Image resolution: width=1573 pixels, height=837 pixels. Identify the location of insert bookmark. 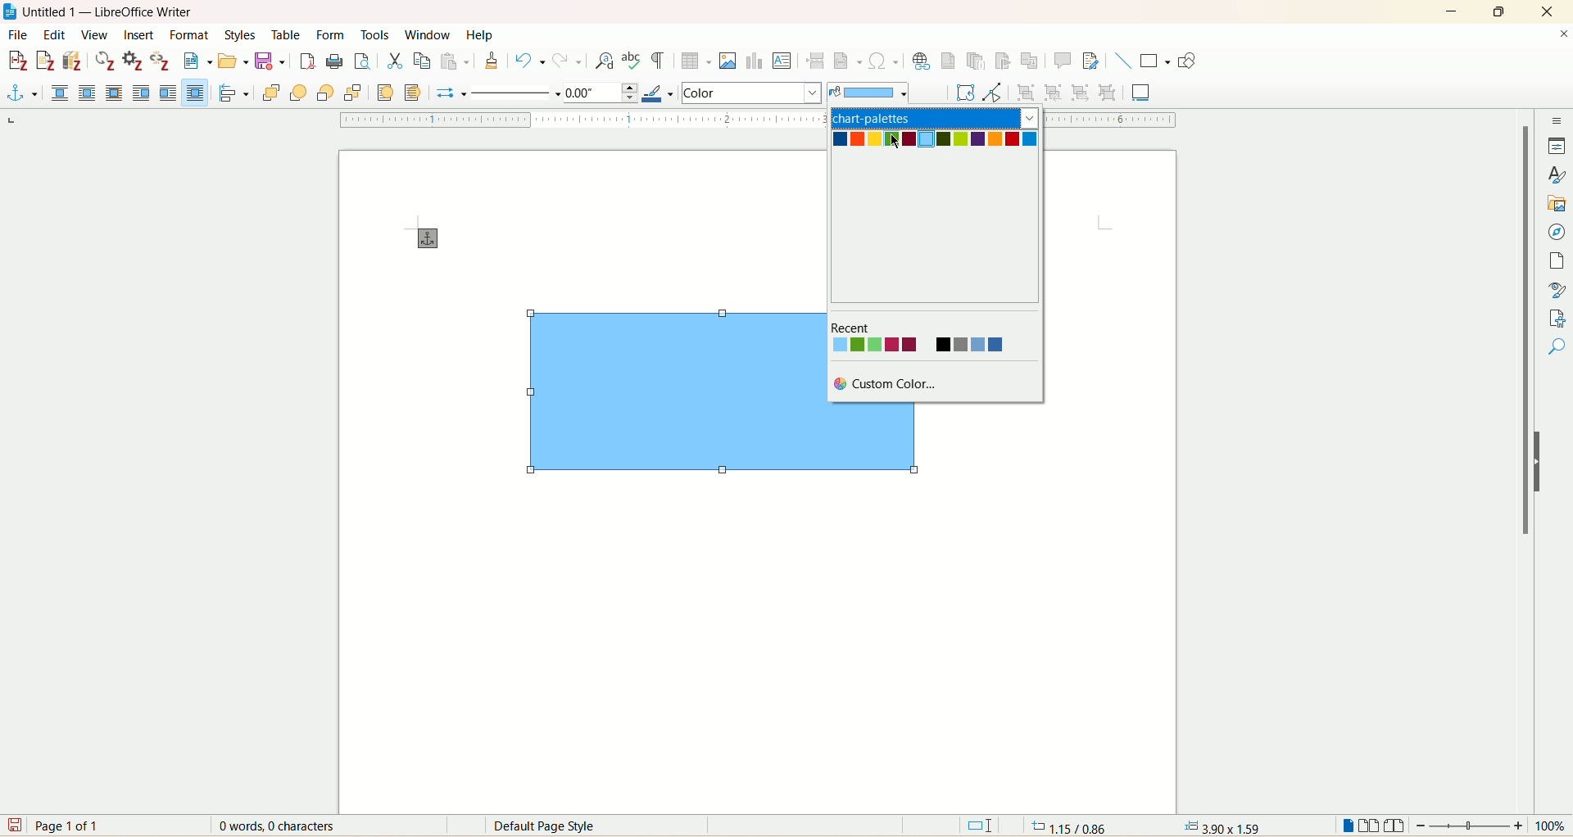
(1009, 61).